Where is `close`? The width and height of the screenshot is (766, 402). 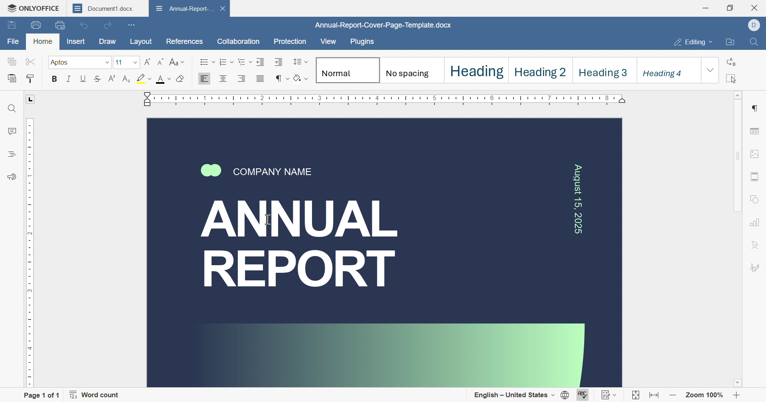 close is located at coordinates (142, 8).